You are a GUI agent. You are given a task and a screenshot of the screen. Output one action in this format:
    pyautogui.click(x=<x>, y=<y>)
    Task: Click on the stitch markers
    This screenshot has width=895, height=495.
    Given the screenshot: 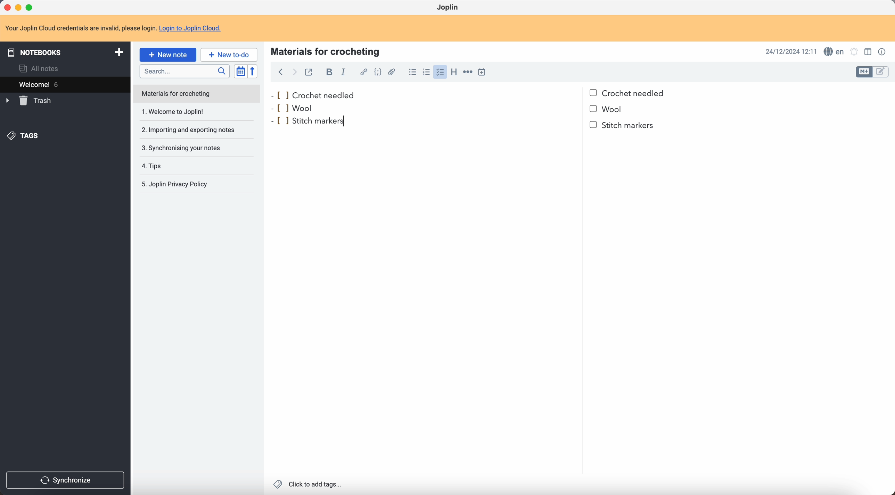 What is the action you would take?
    pyautogui.click(x=320, y=121)
    